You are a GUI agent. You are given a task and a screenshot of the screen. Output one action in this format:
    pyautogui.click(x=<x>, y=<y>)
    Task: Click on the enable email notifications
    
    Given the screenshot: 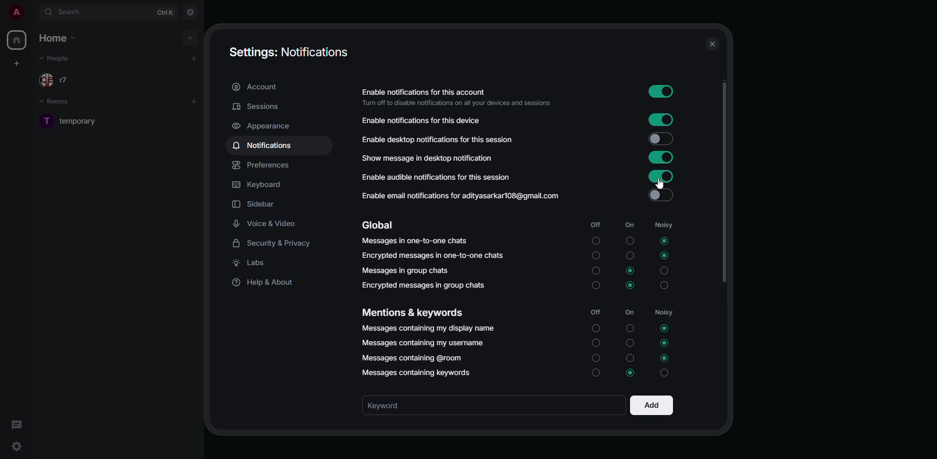 What is the action you would take?
    pyautogui.click(x=462, y=195)
    